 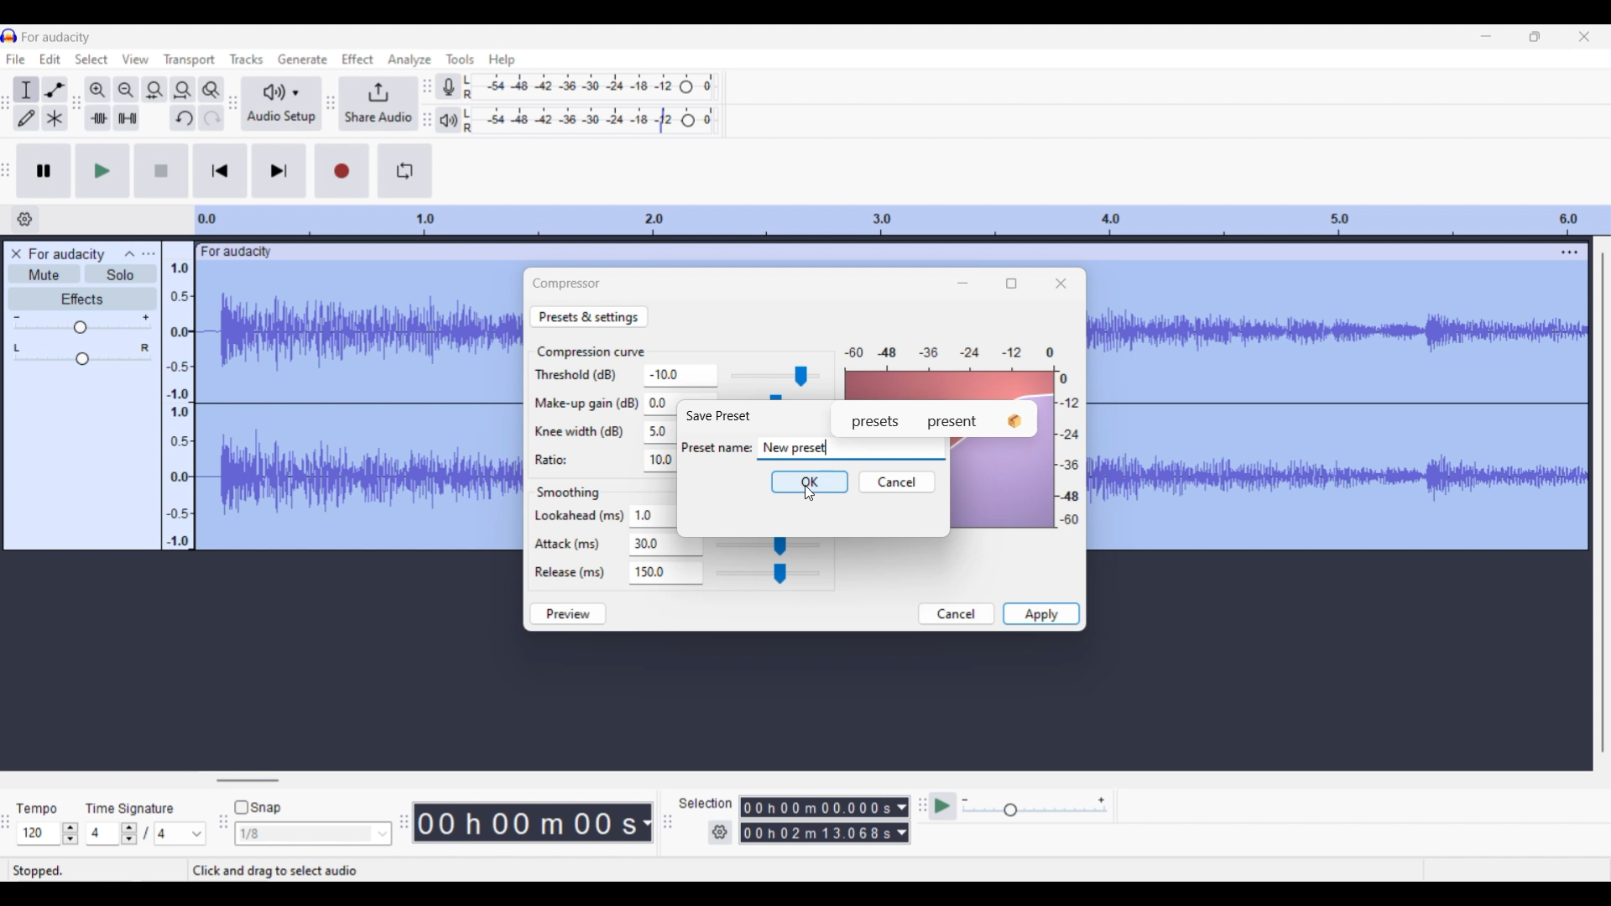 I want to click on Text box for ratio, so click(x=659, y=461).